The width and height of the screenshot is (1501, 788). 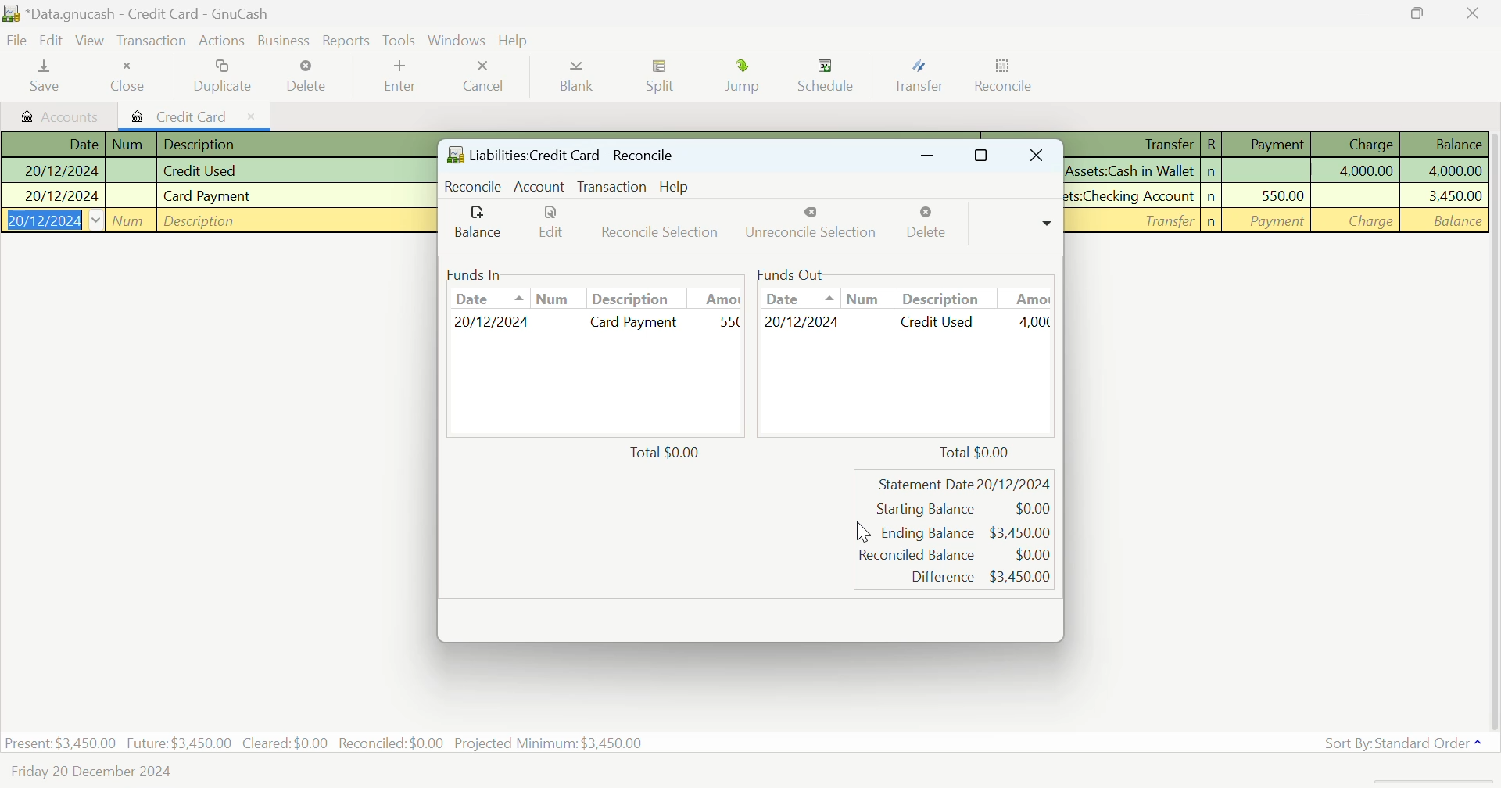 What do you see at coordinates (1274, 195) in the screenshot?
I see `Card Payment` at bounding box center [1274, 195].